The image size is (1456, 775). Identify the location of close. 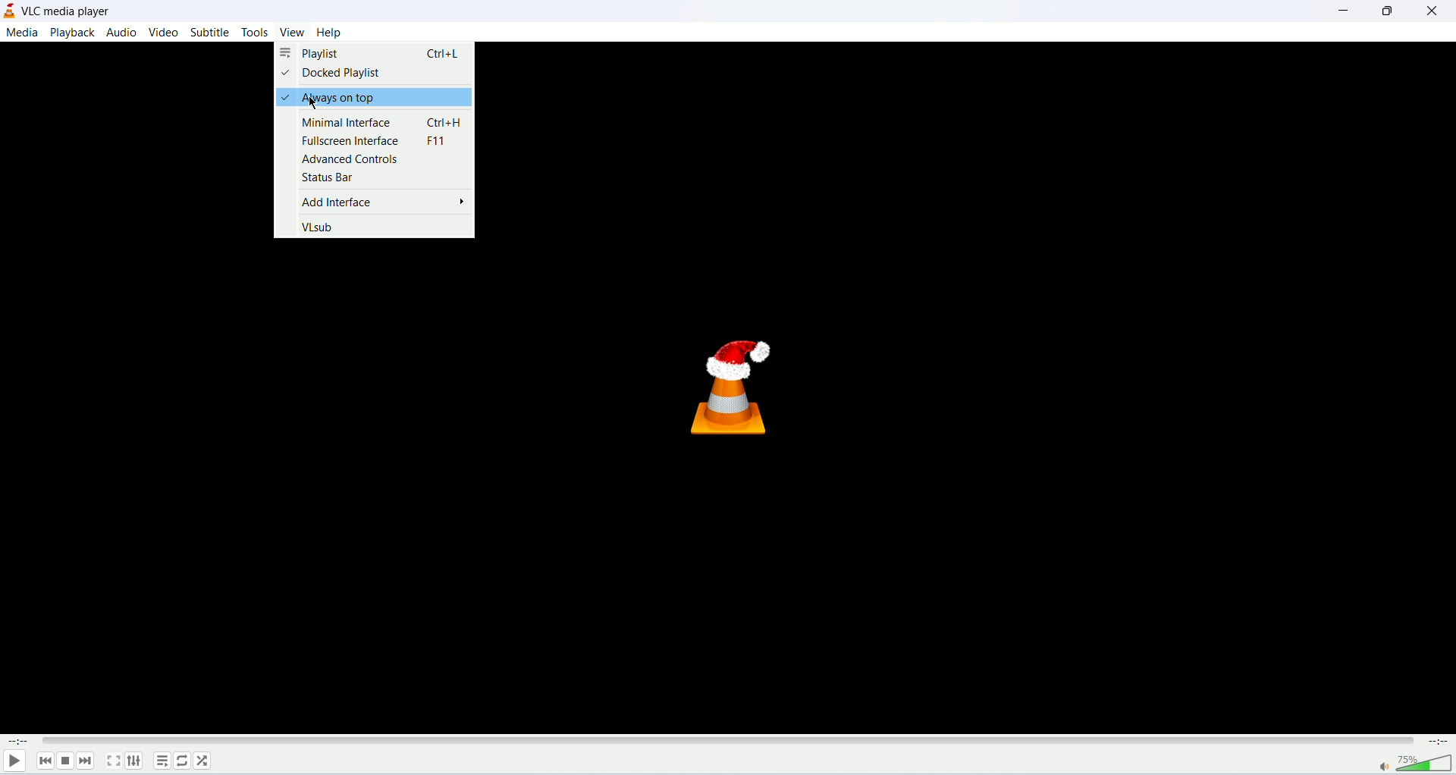
(1434, 12).